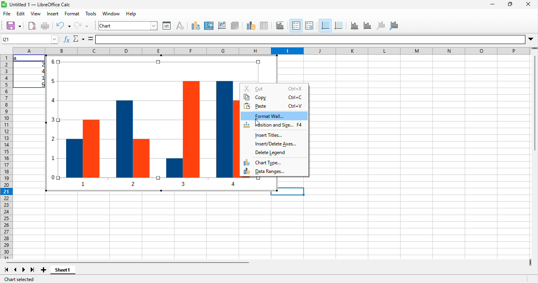 The width and height of the screenshot is (538, 283). What do you see at coordinates (111, 13) in the screenshot?
I see `window` at bounding box center [111, 13].